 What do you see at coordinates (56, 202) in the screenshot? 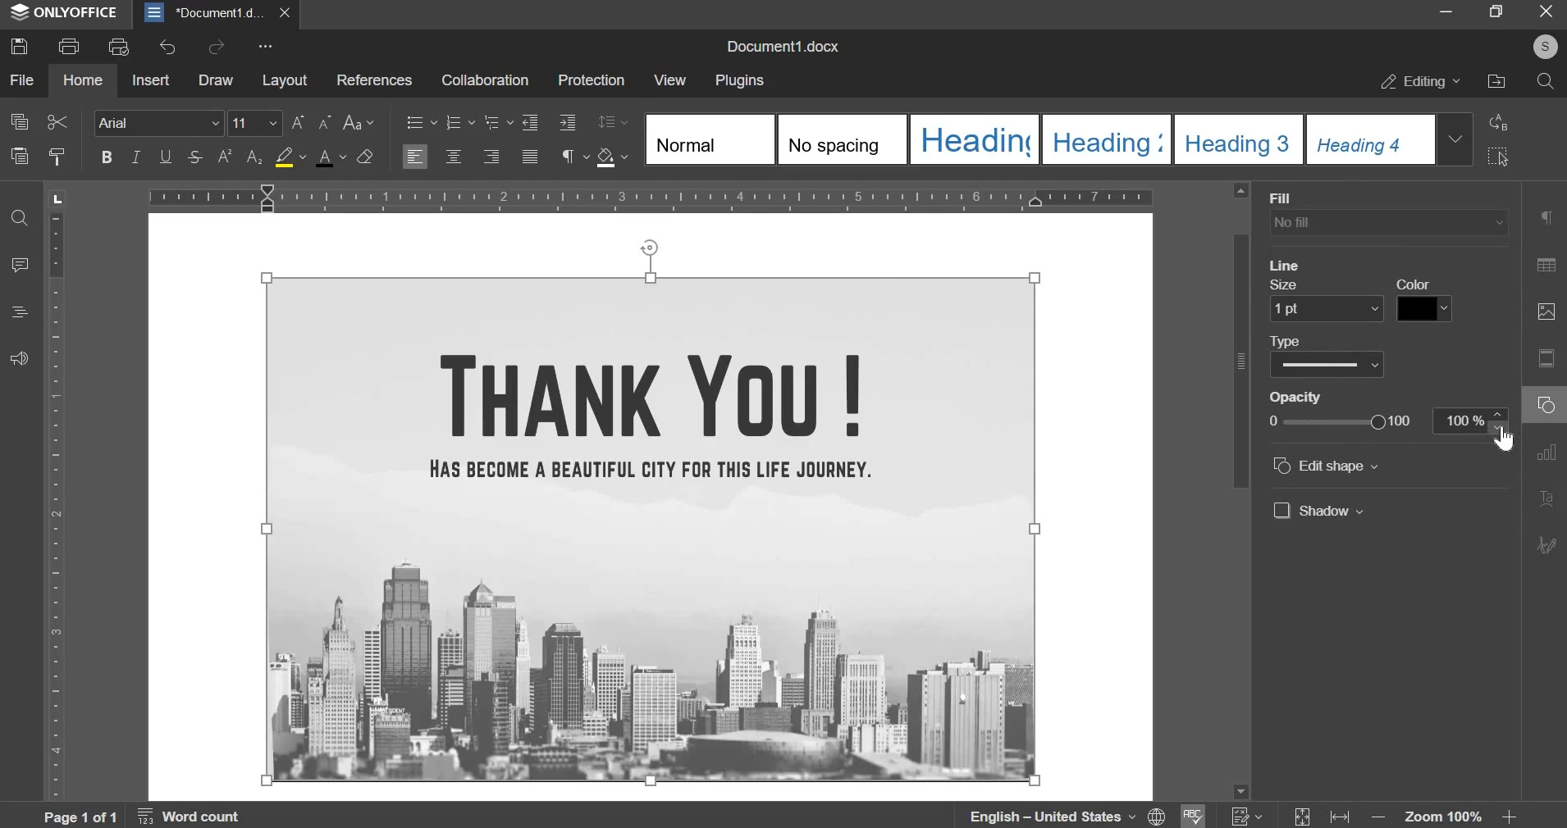
I see `tab` at bounding box center [56, 202].